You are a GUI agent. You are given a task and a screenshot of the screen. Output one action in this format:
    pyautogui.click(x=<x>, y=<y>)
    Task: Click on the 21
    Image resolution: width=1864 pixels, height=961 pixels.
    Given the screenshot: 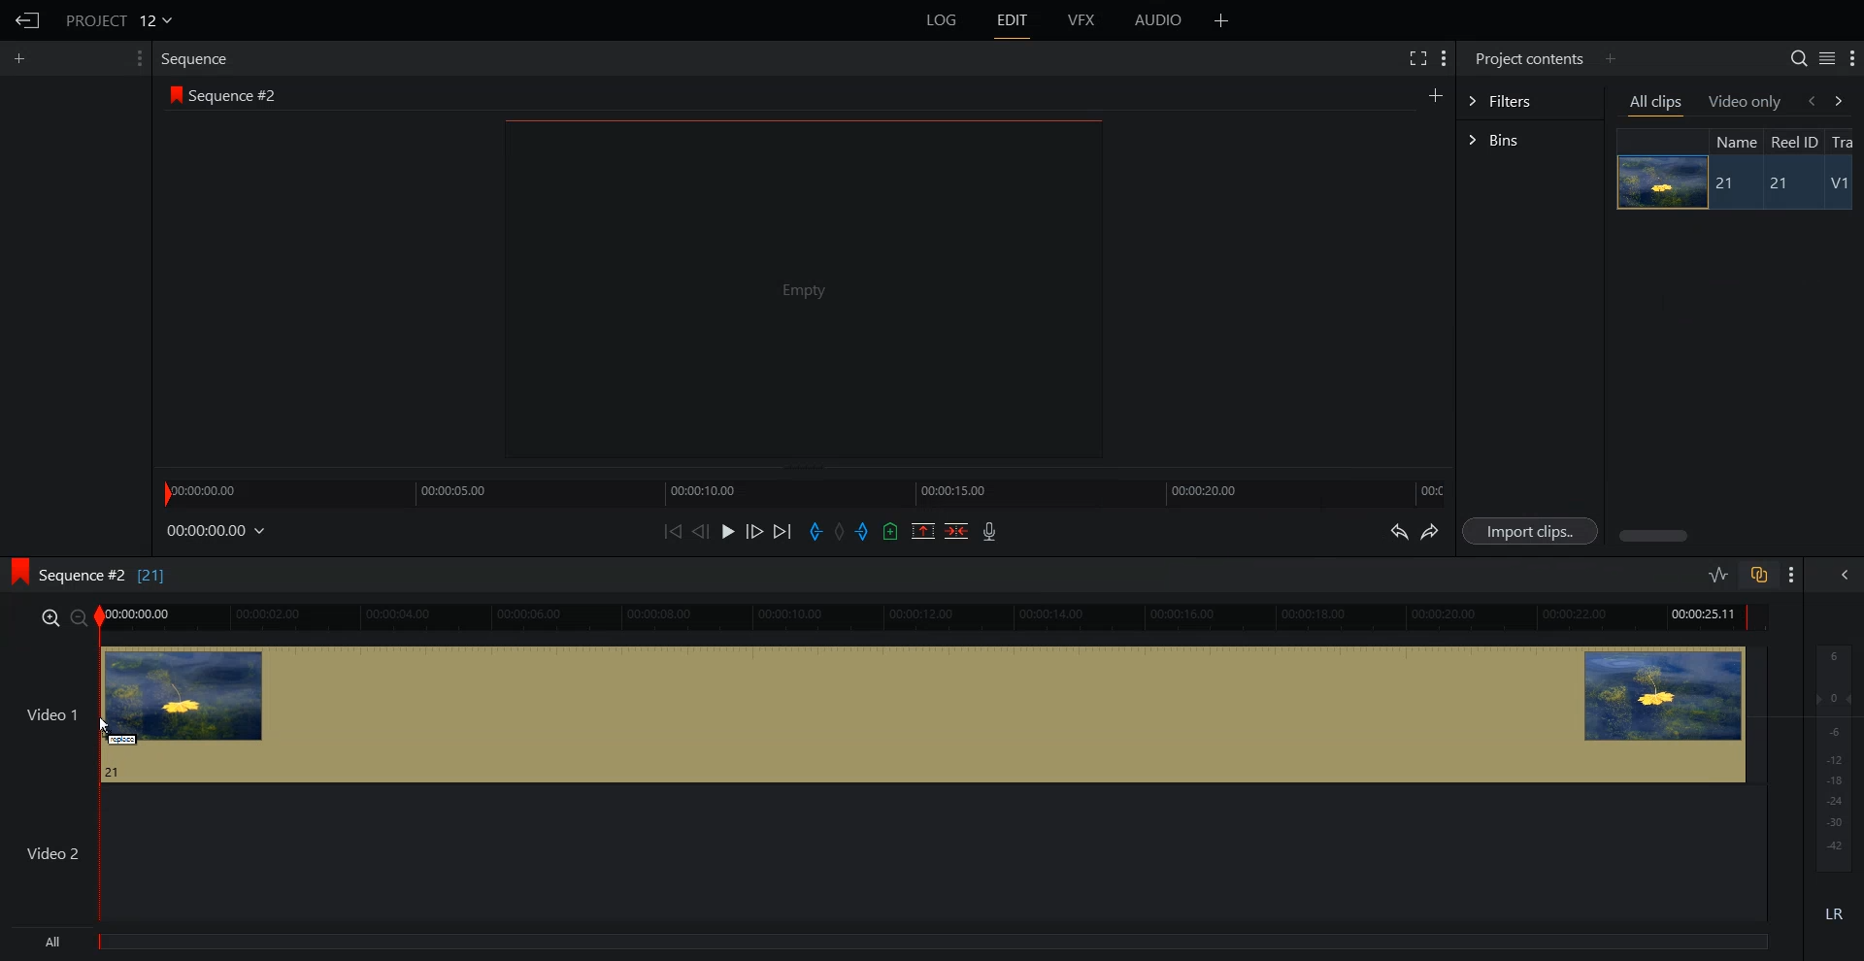 What is the action you would take?
    pyautogui.click(x=1775, y=183)
    